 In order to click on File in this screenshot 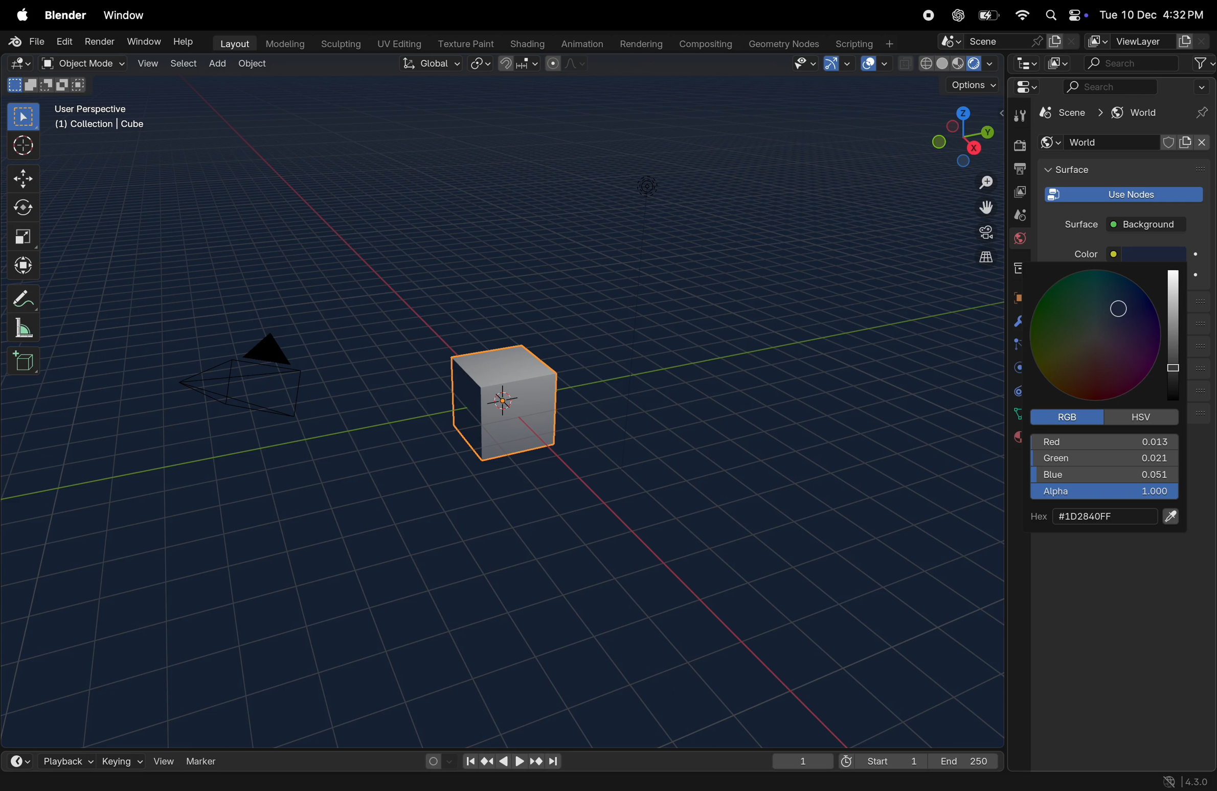, I will do `click(25, 41)`.